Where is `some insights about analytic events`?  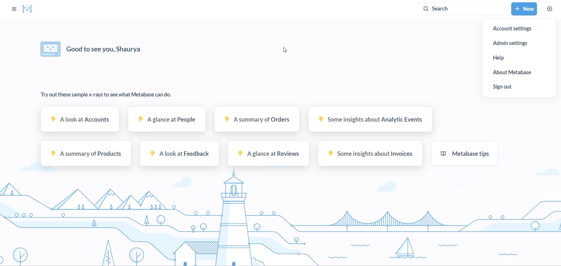
some insights about analytic events is located at coordinates (369, 122).